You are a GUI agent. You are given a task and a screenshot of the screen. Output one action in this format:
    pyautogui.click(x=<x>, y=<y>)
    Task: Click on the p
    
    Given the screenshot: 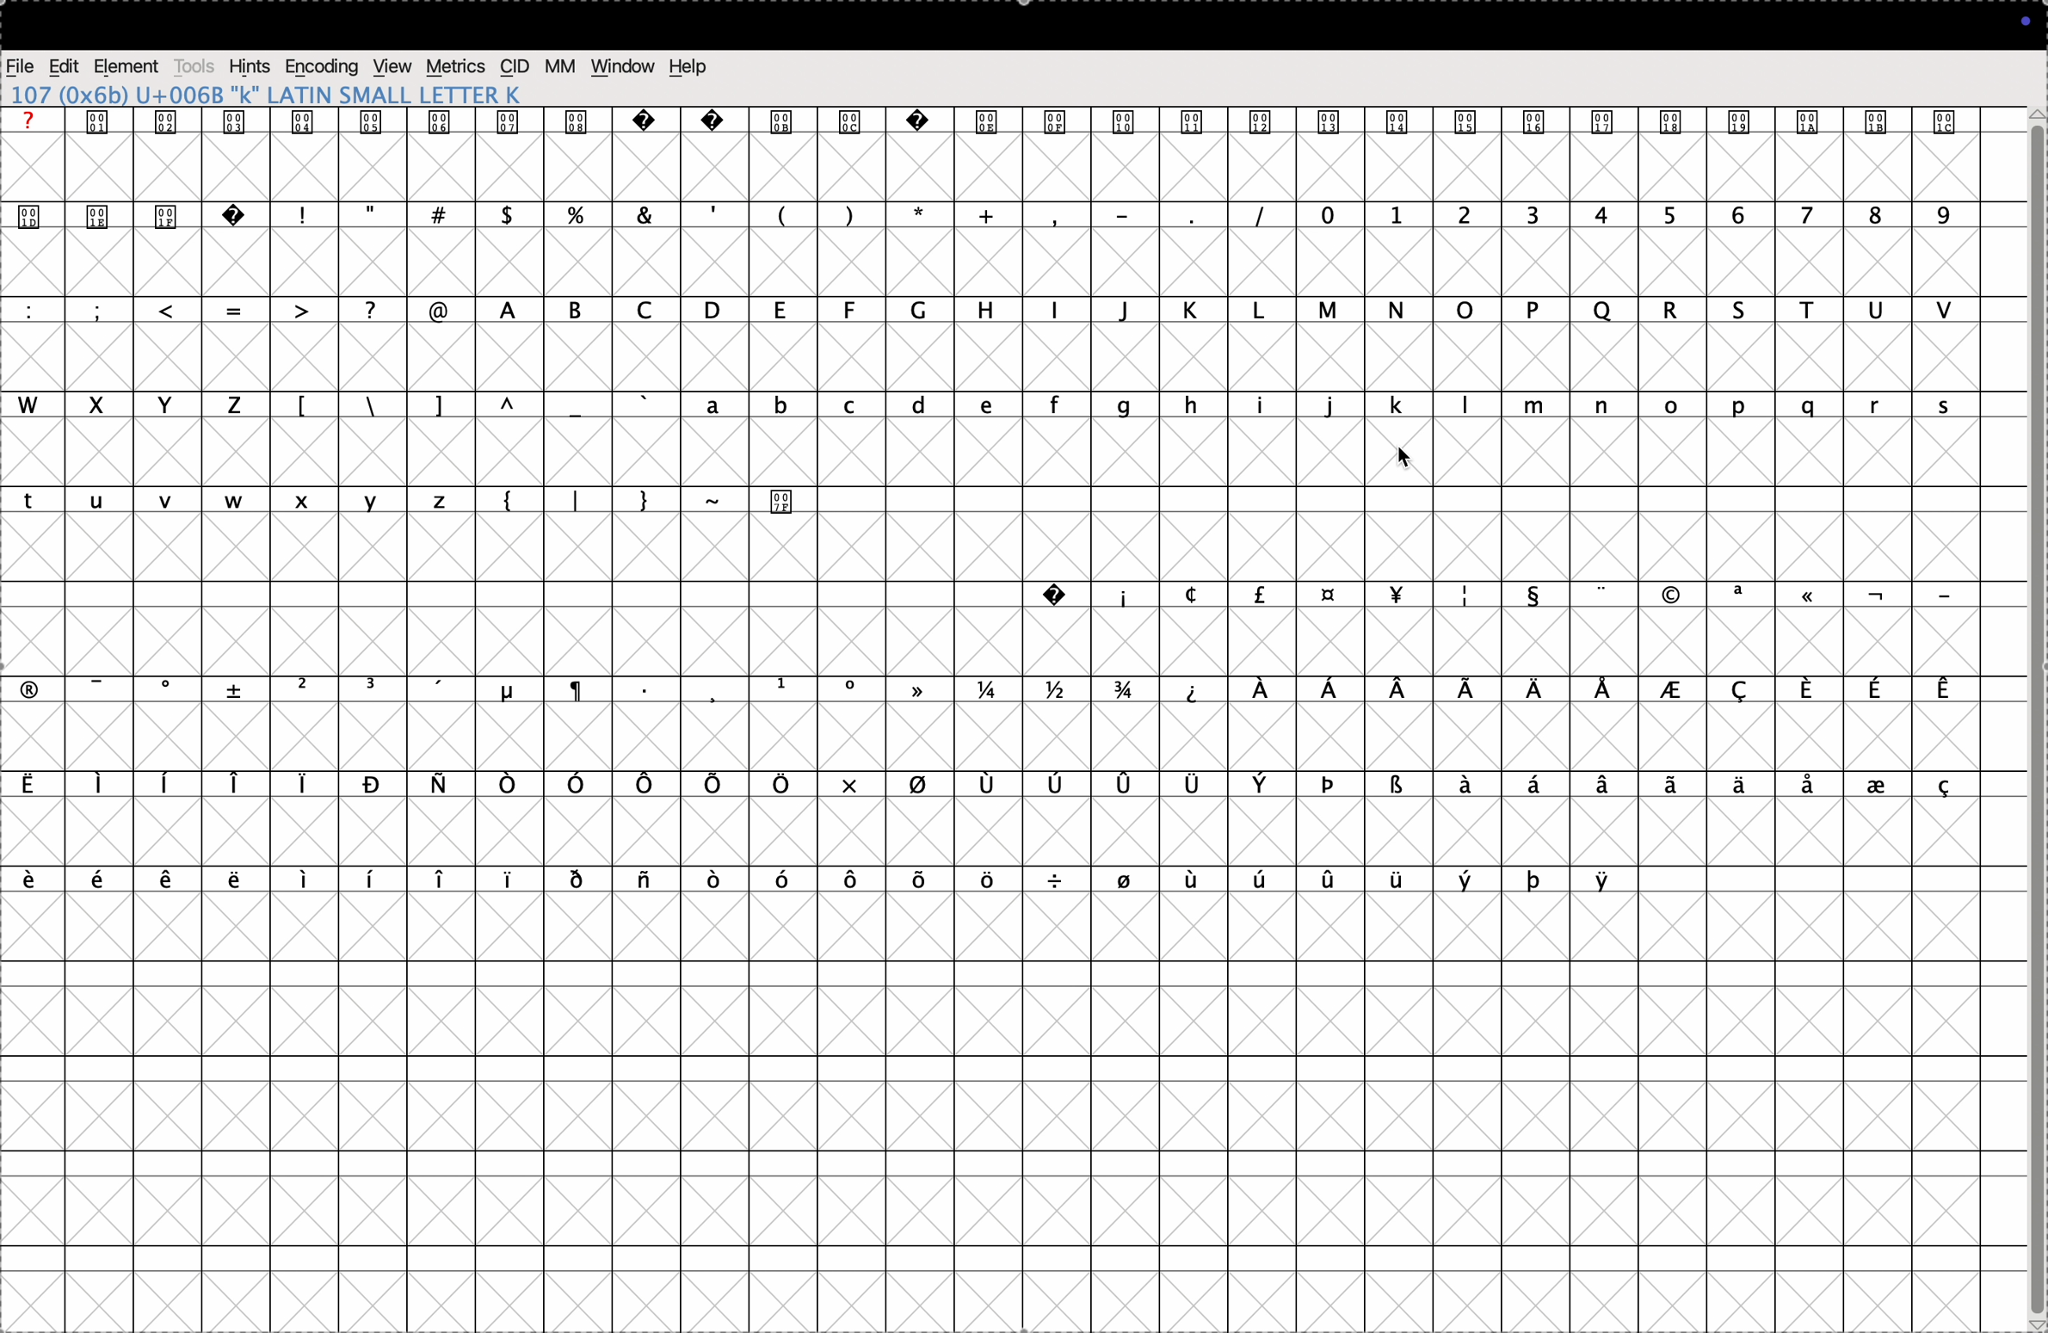 What is the action you would take?
    pyautogui.click(x=1538, y=307)
    